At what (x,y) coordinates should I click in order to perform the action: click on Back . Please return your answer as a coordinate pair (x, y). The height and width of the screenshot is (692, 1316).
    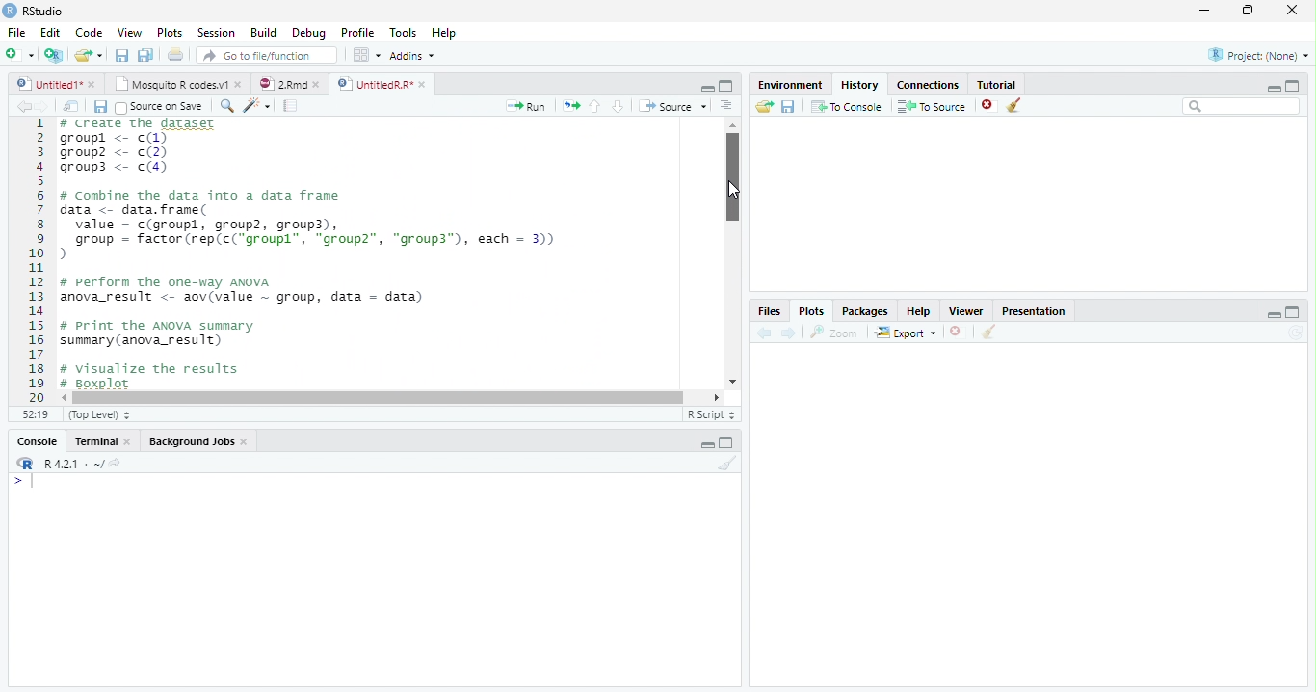
    Looking at the image, I should click on (25, 107).